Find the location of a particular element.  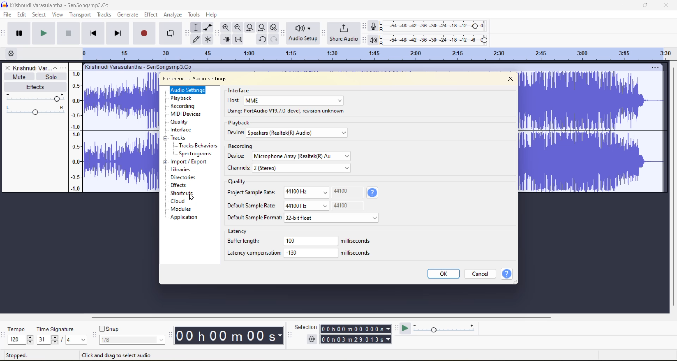

record meter is located at coordinates (374, 26).